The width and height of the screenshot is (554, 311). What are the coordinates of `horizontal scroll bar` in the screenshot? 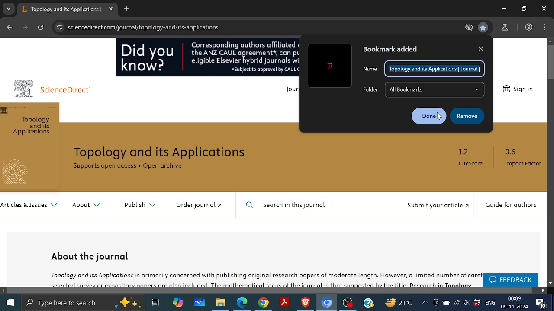 It's located at (271, 290).